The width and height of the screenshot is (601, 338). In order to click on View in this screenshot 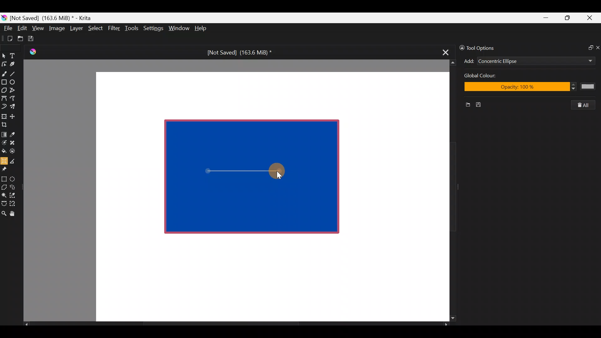, I will do `click(38, 28)`.